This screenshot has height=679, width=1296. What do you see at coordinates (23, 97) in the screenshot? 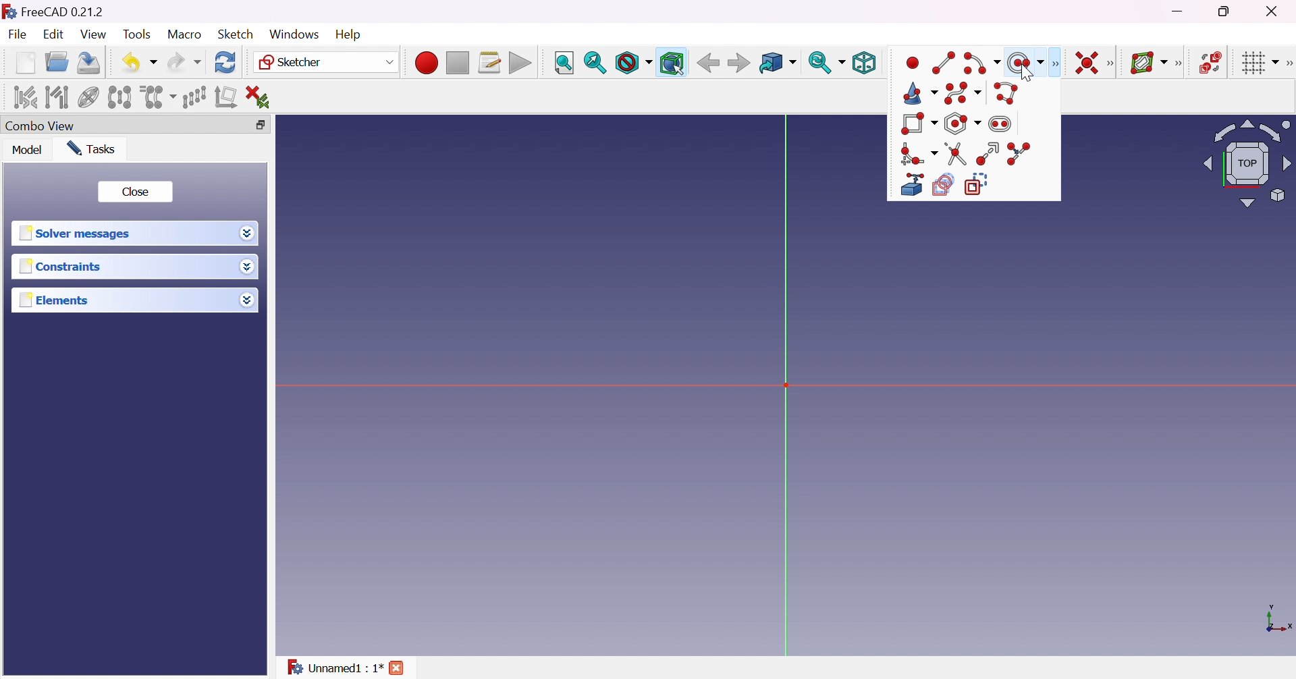
I see `Select associated constraints` at bounding box center [23, 97].